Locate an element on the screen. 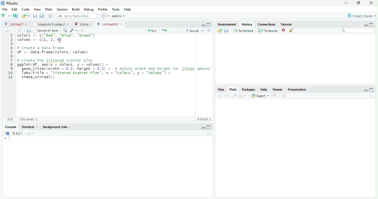  Build is located at coordinates (75, 9).